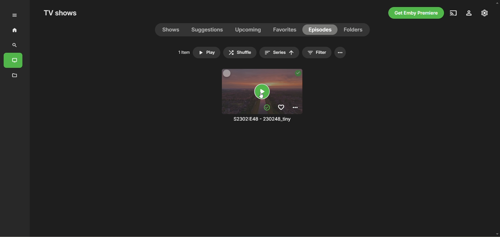 Image resolution: width=500 pixels, height=237 pixels. Describe the element at coordinates (14, 45) in the screenshot. I see `search` at that location.